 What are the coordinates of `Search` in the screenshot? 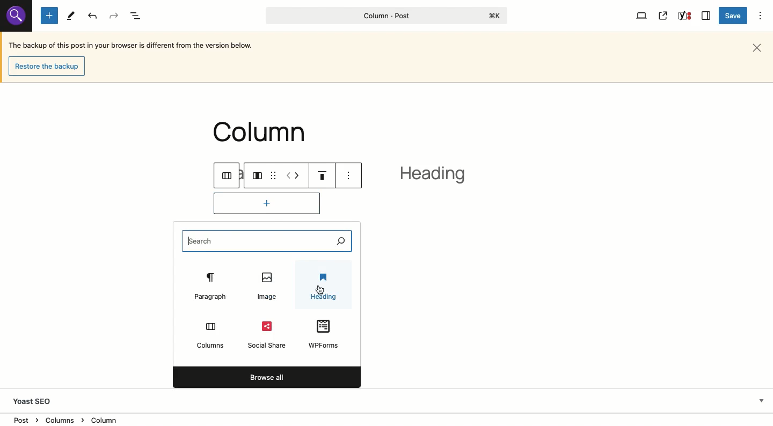 It's located at (264, 240).